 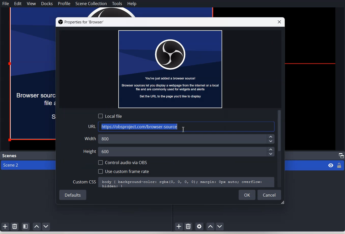 What do you see at coordinates (123, 162) in the screenshot?
I see `Control audio via OBS` at bounding box center [123, 162].